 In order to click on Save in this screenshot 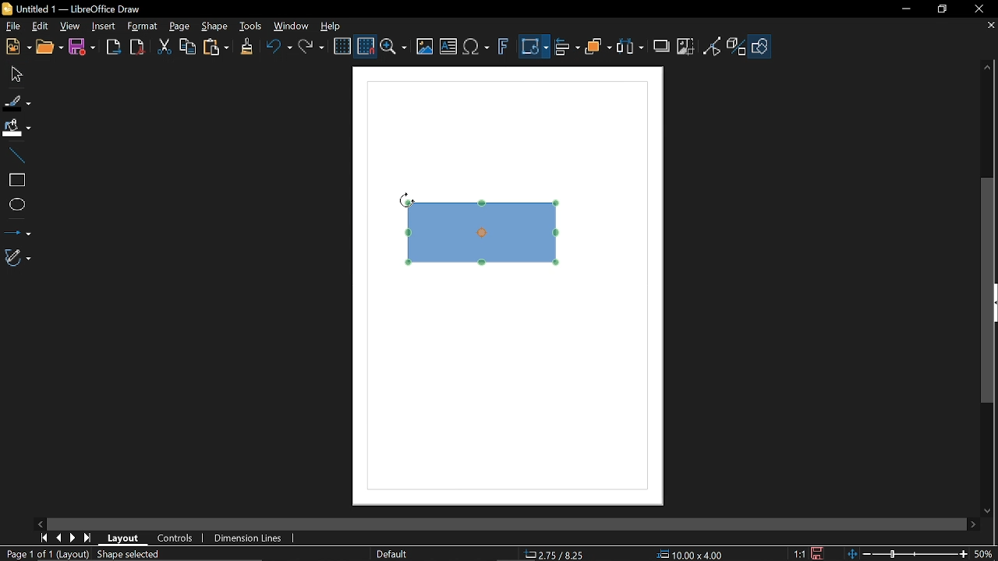, I will do `click(81, 48)`.